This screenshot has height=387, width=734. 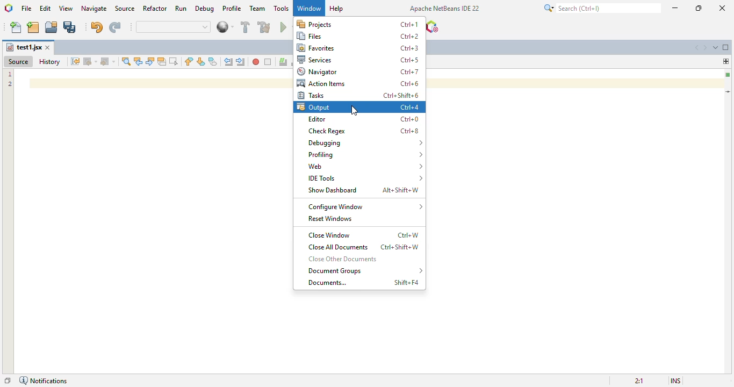 What do you see at coordinates (358, 24) in the screenshot?
I see `Projects Ctrl + 1` at bounding box center [358, 24].